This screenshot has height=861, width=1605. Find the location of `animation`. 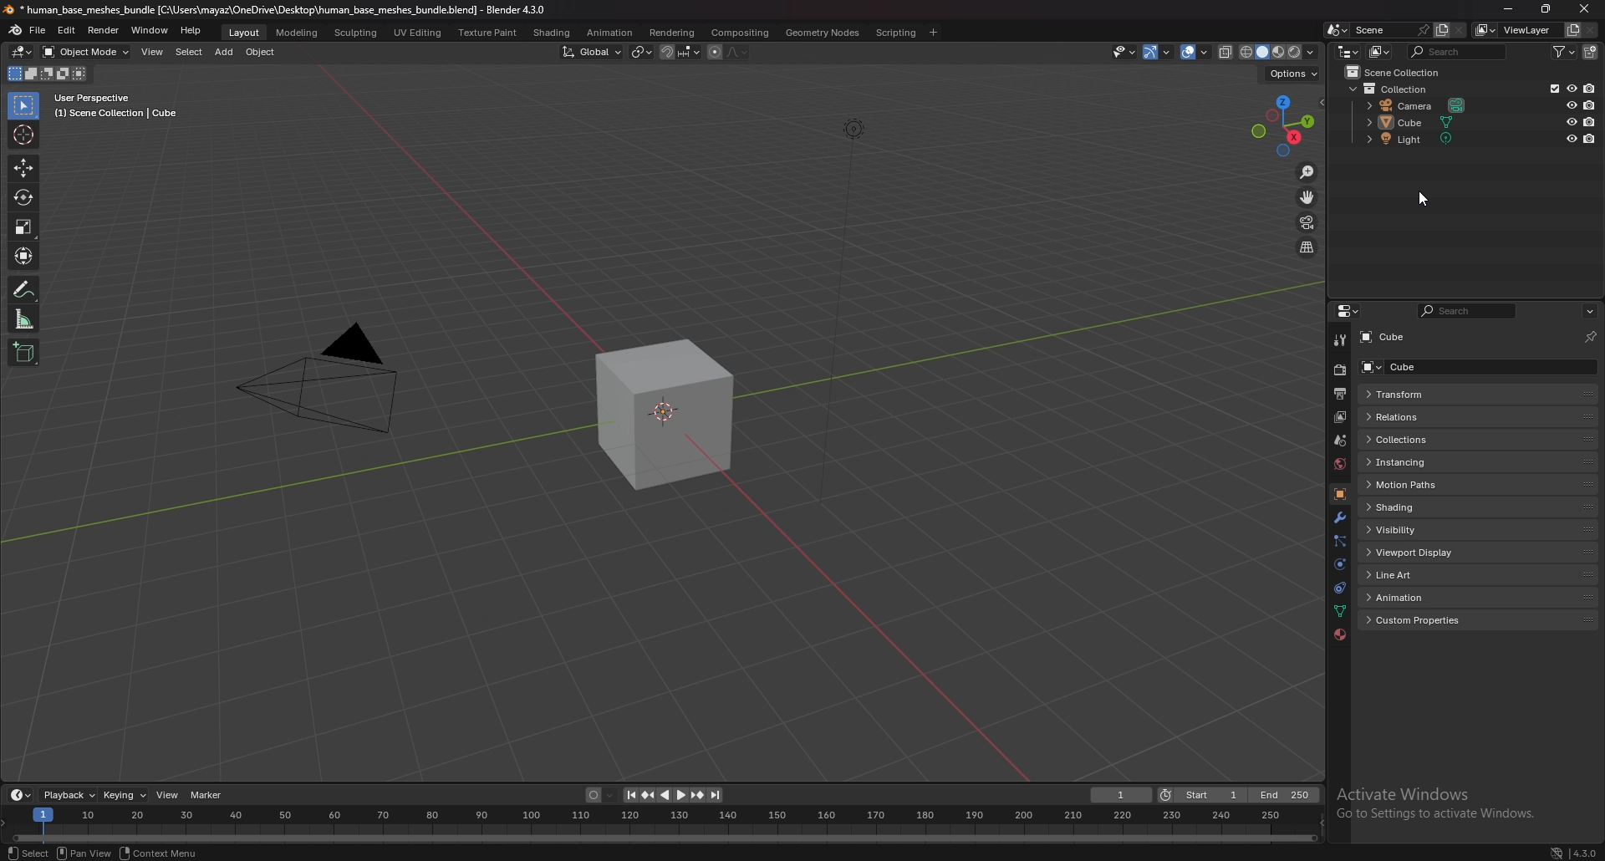

animation is located at coordinates (1424, 596).